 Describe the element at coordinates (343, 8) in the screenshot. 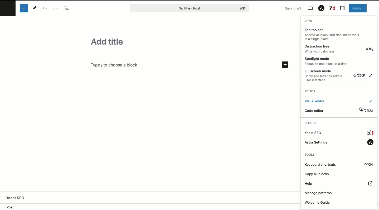

I see `Sidebar` at that location.